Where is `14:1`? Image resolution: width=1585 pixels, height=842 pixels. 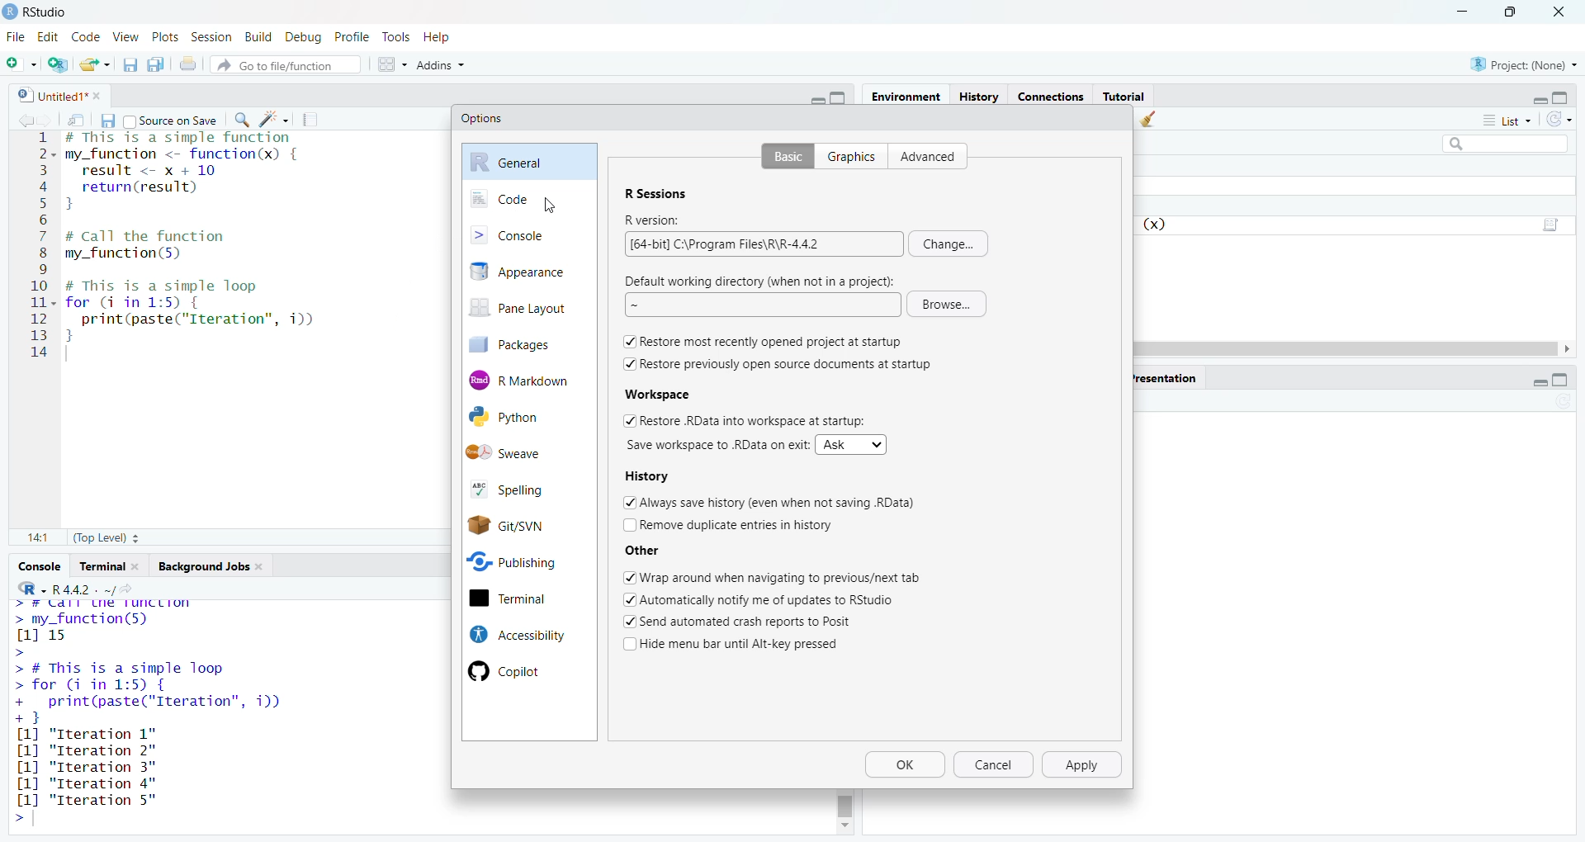 14:1 is located at coordinates (37, 539).